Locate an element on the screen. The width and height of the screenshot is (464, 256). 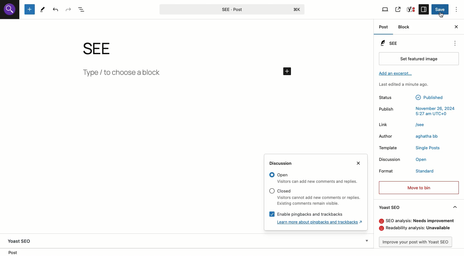
Block is located at coordinates (405, 27).